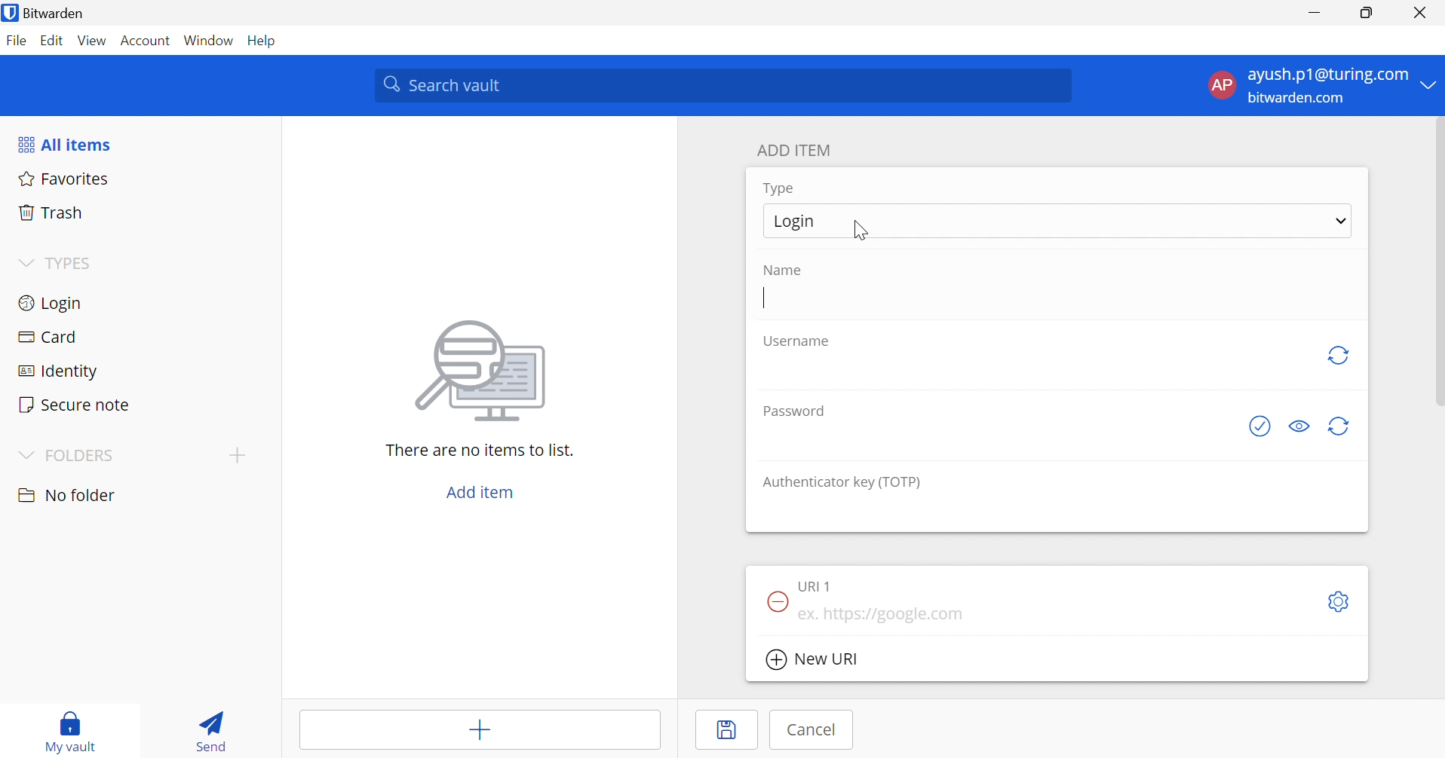  I want to click on Minimize, so click(1314, 14).